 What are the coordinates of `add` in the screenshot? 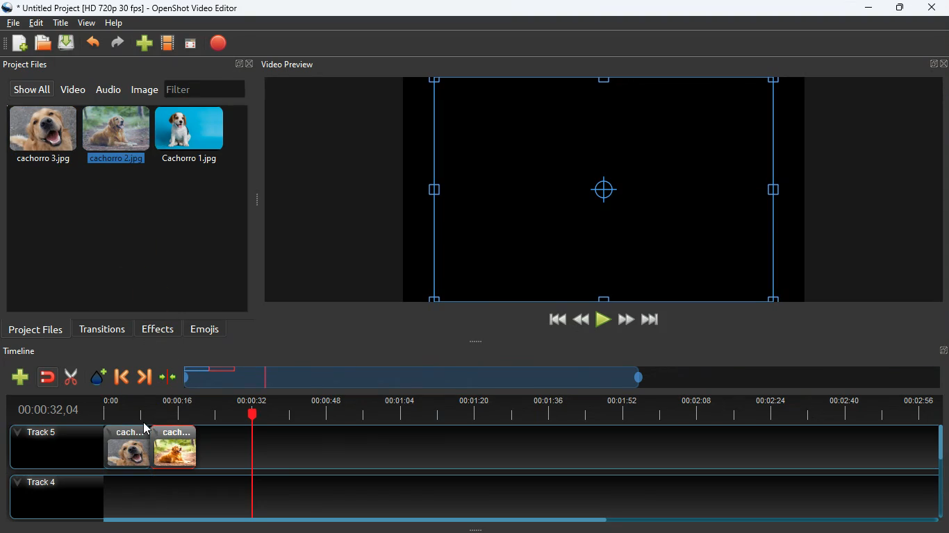 It's located at (19, 377).